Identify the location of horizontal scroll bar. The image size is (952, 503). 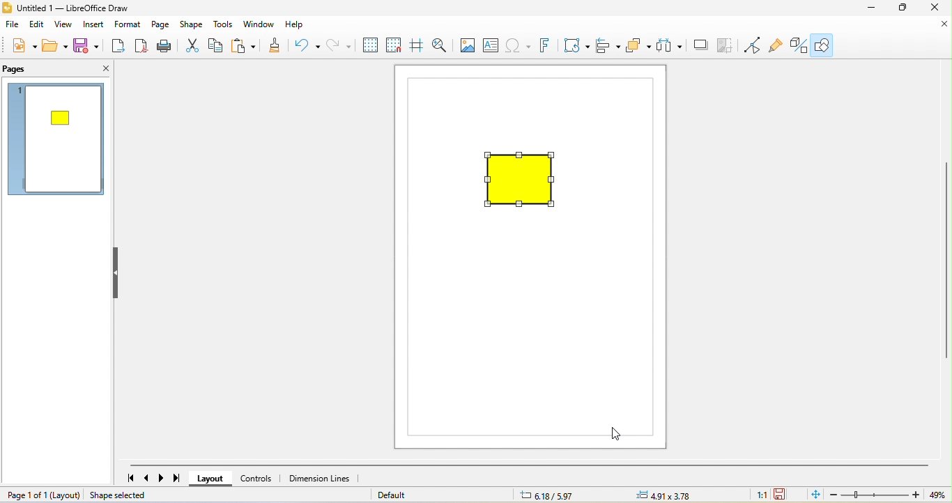
(530, 463).